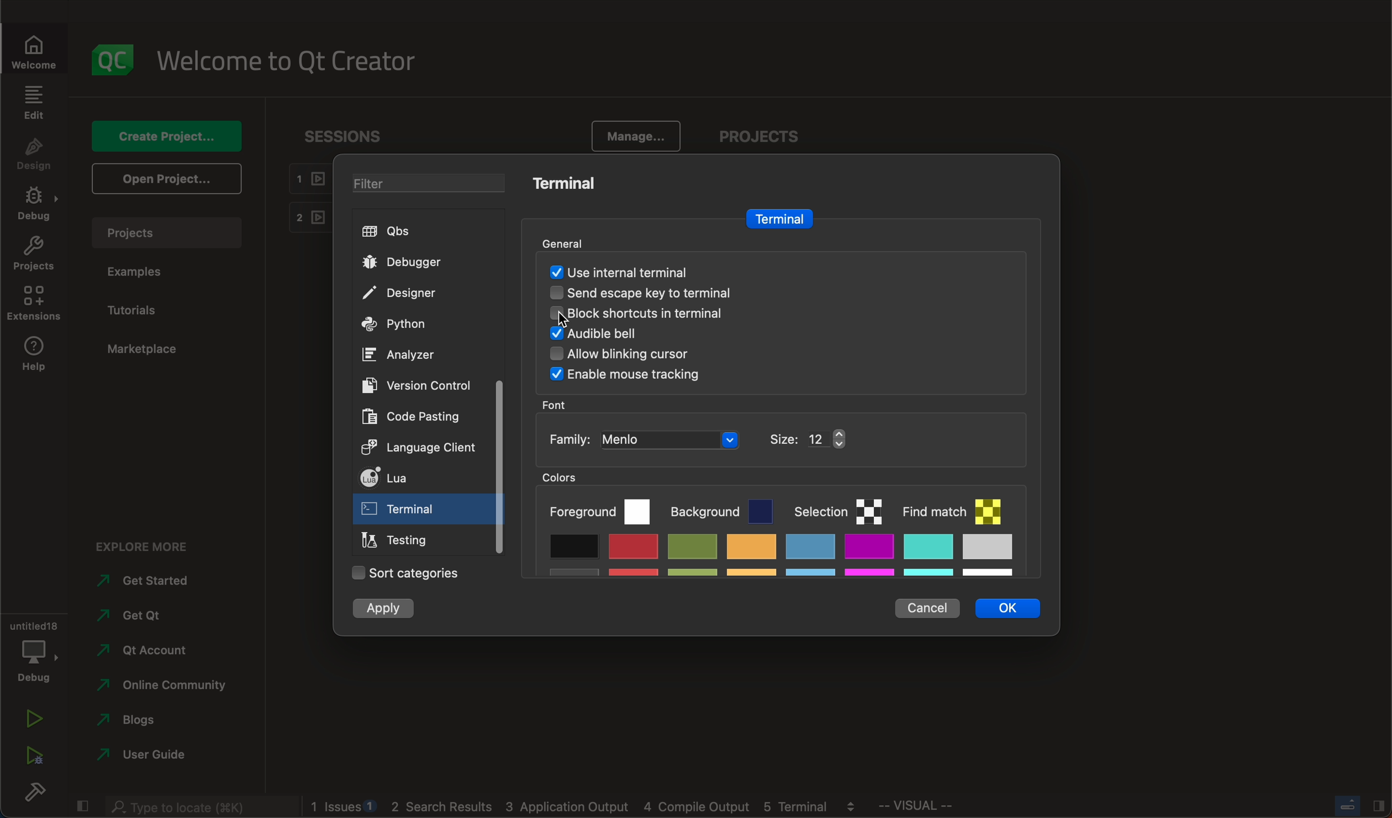  Describe the element at coordinates (926, 607) in the screenshot. I see `cancel` at that location.